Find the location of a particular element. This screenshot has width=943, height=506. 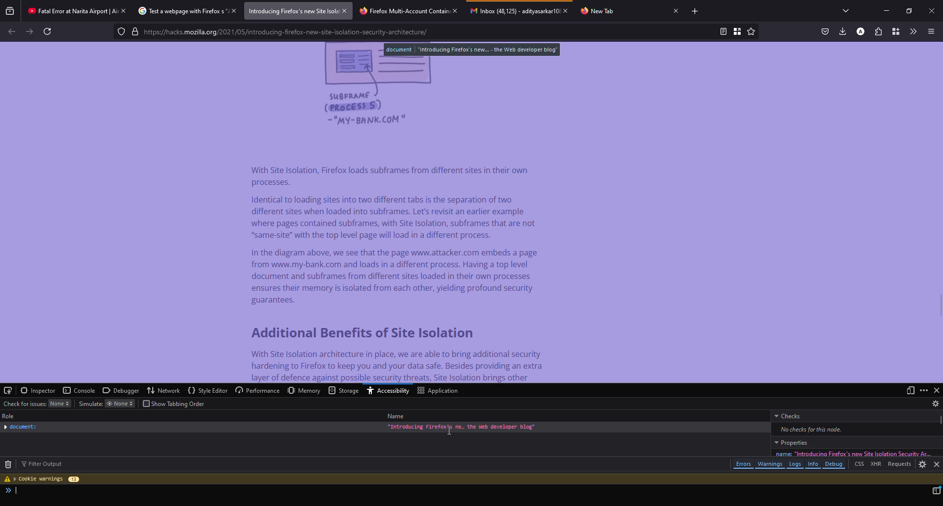

close is located at coordinates (121, 10).